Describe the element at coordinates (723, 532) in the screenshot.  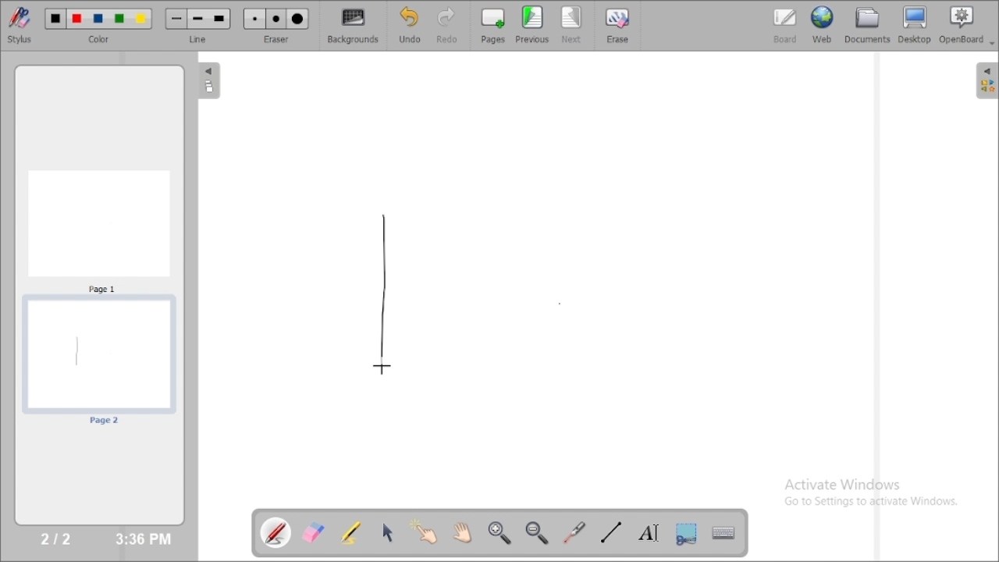
I see `display virtual keyboard` at that location.